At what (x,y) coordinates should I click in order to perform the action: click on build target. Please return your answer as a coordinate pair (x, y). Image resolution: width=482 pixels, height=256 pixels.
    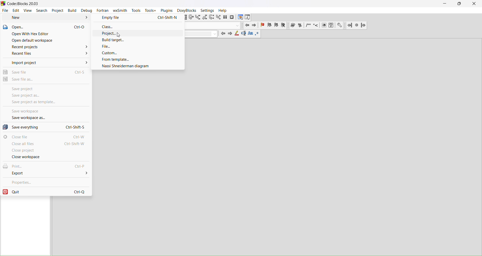
    Looking at the image, I should click on (138, 40).